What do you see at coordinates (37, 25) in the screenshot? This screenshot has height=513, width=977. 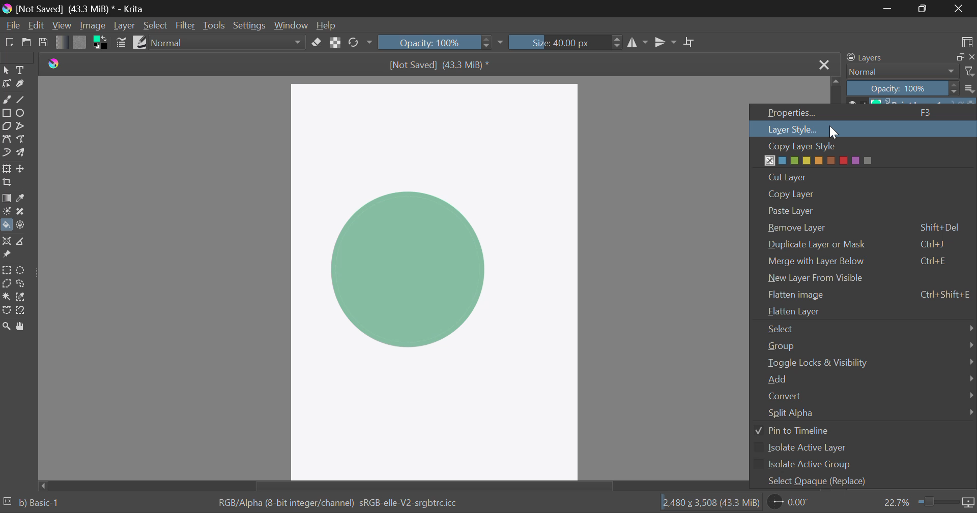 I see `Edit` at bounding box center [37, 25].